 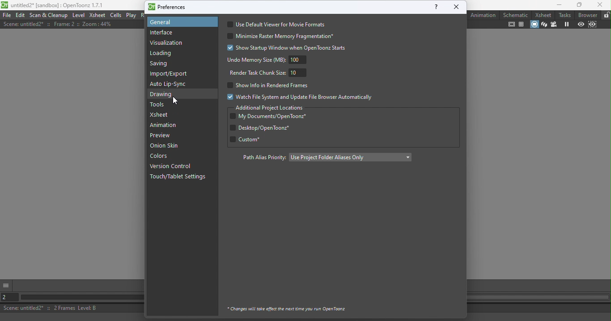 I want to click on untitled2* [sandbox] : OpenToonz 1.7.1, so click(x=53, y=5).